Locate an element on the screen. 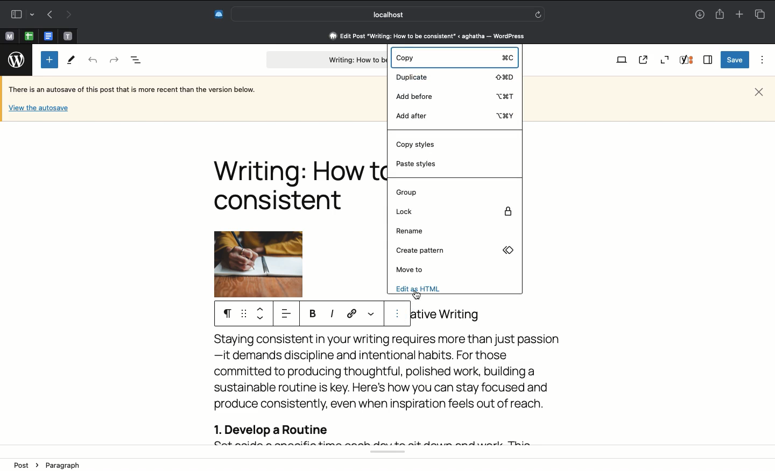 This screenshot has height=471, width=775. title is located at coordinates (450, 316).